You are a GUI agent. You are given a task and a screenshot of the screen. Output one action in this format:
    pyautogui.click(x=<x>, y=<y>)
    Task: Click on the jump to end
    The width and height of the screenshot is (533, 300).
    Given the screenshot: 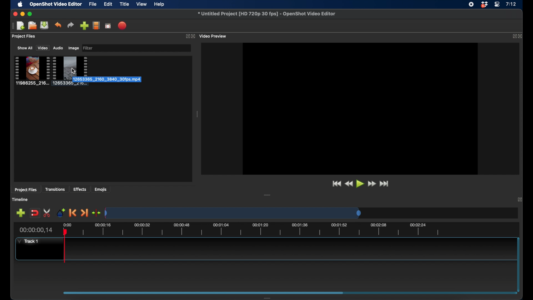 What is the action you would take?
    pyautogui.click(x=385, y=184)
    